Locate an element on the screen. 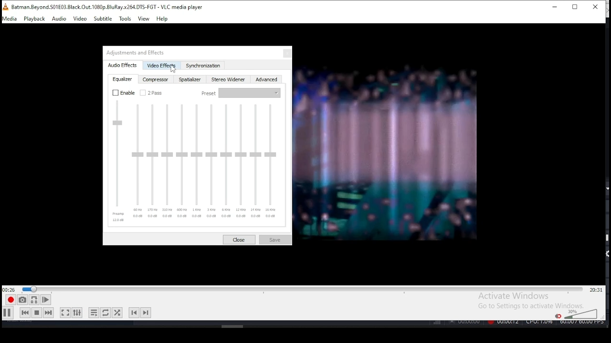  spatializer is located at coordinates (191, 79).